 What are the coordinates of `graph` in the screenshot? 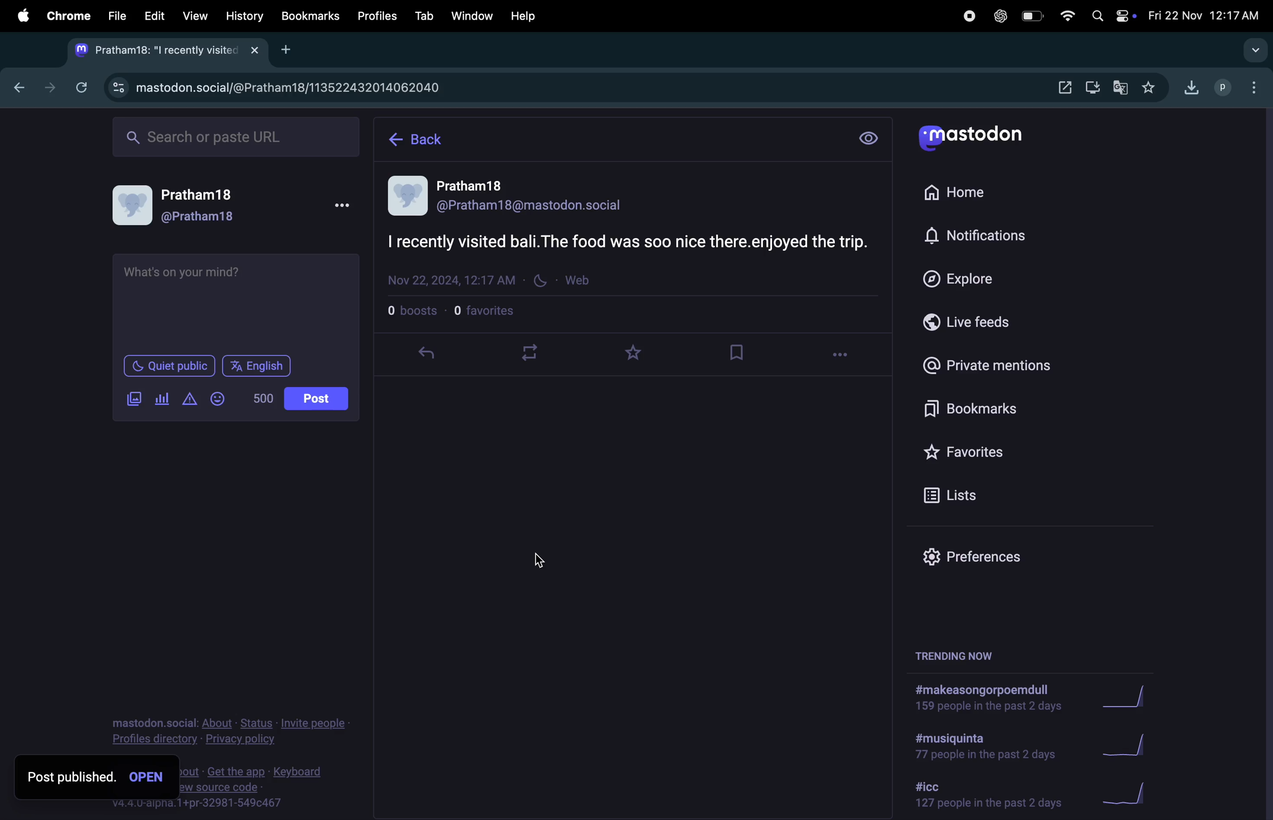 It's located at (1131, 797).